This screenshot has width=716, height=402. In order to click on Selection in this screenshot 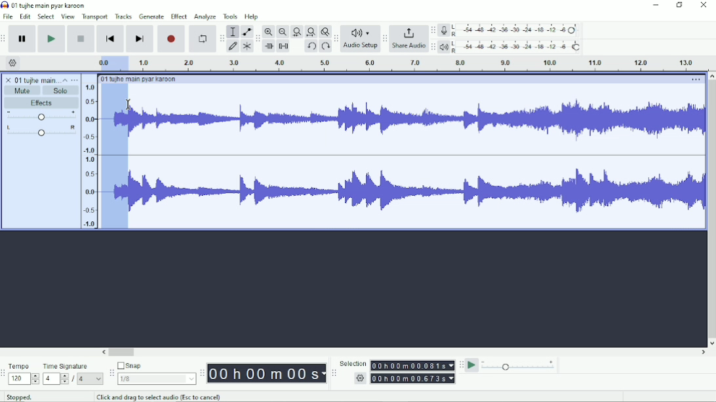, I will do `click(353, 363)`.